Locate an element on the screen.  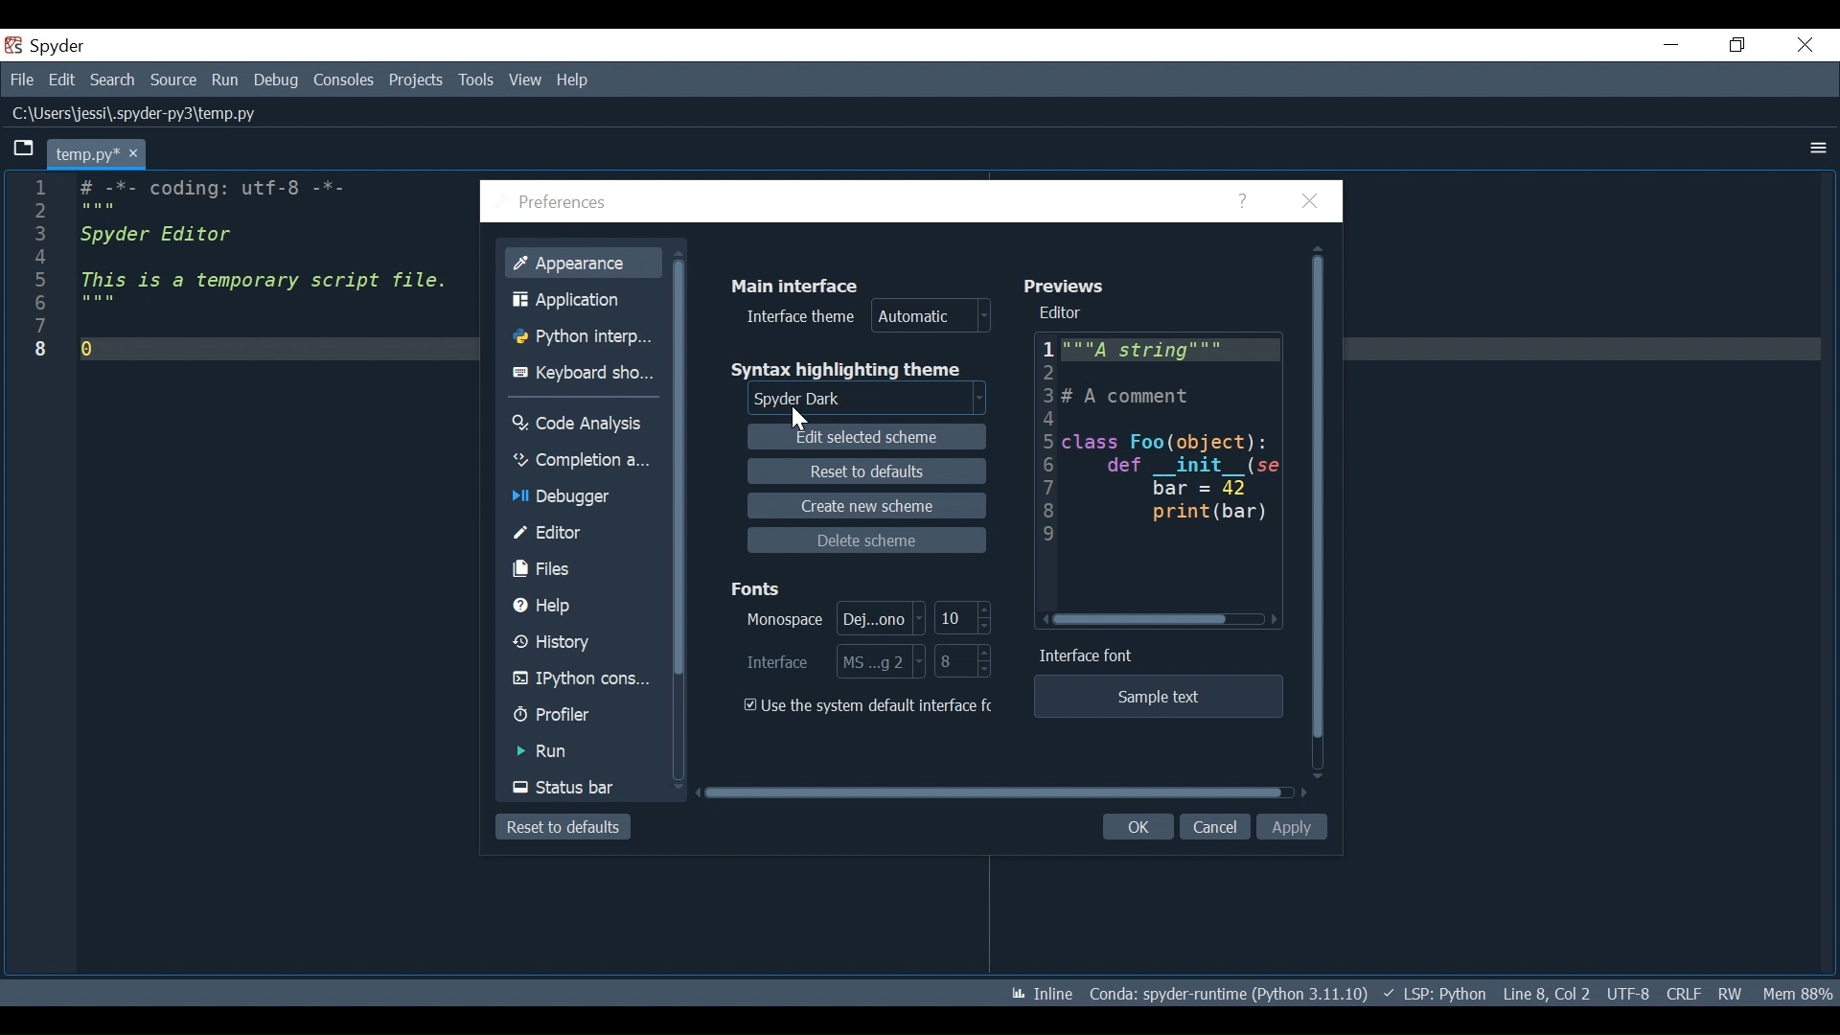
(un)check the use the system default interface font is located at coordinates (867, 704).